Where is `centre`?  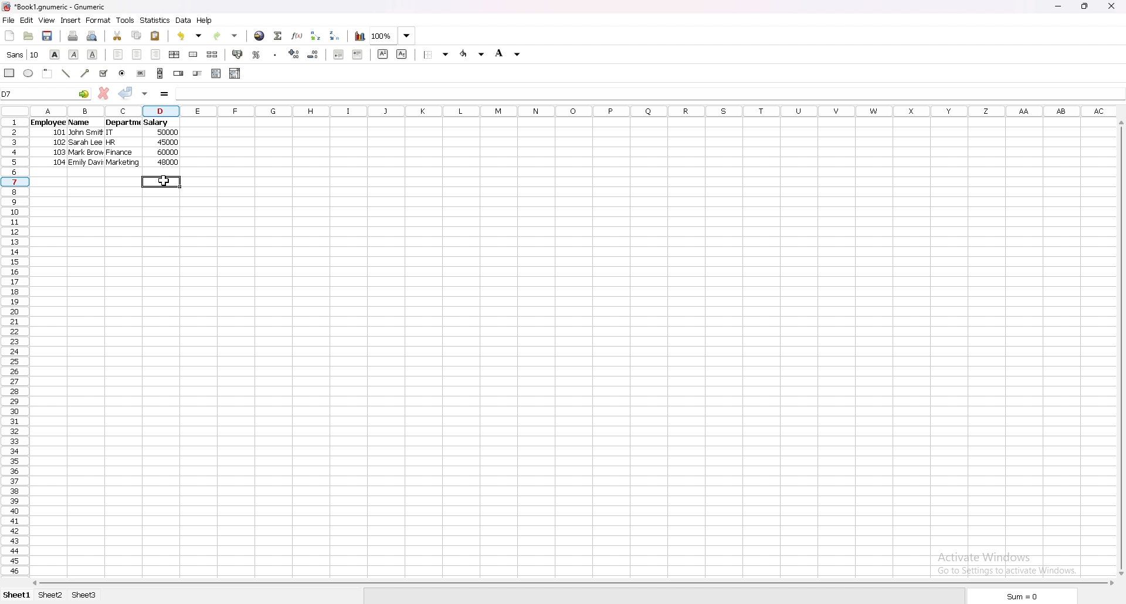 centre is located at coordinates (137, 55).